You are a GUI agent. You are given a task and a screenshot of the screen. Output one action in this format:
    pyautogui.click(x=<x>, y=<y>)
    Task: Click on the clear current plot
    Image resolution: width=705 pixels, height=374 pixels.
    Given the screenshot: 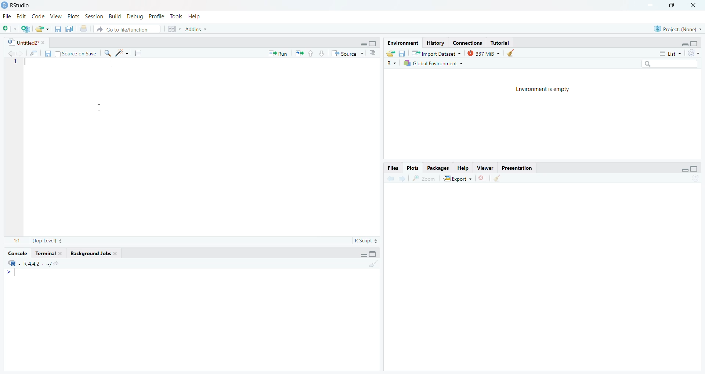 What is the action you would take?
    pyautogui.click(x=483, y=178)
    